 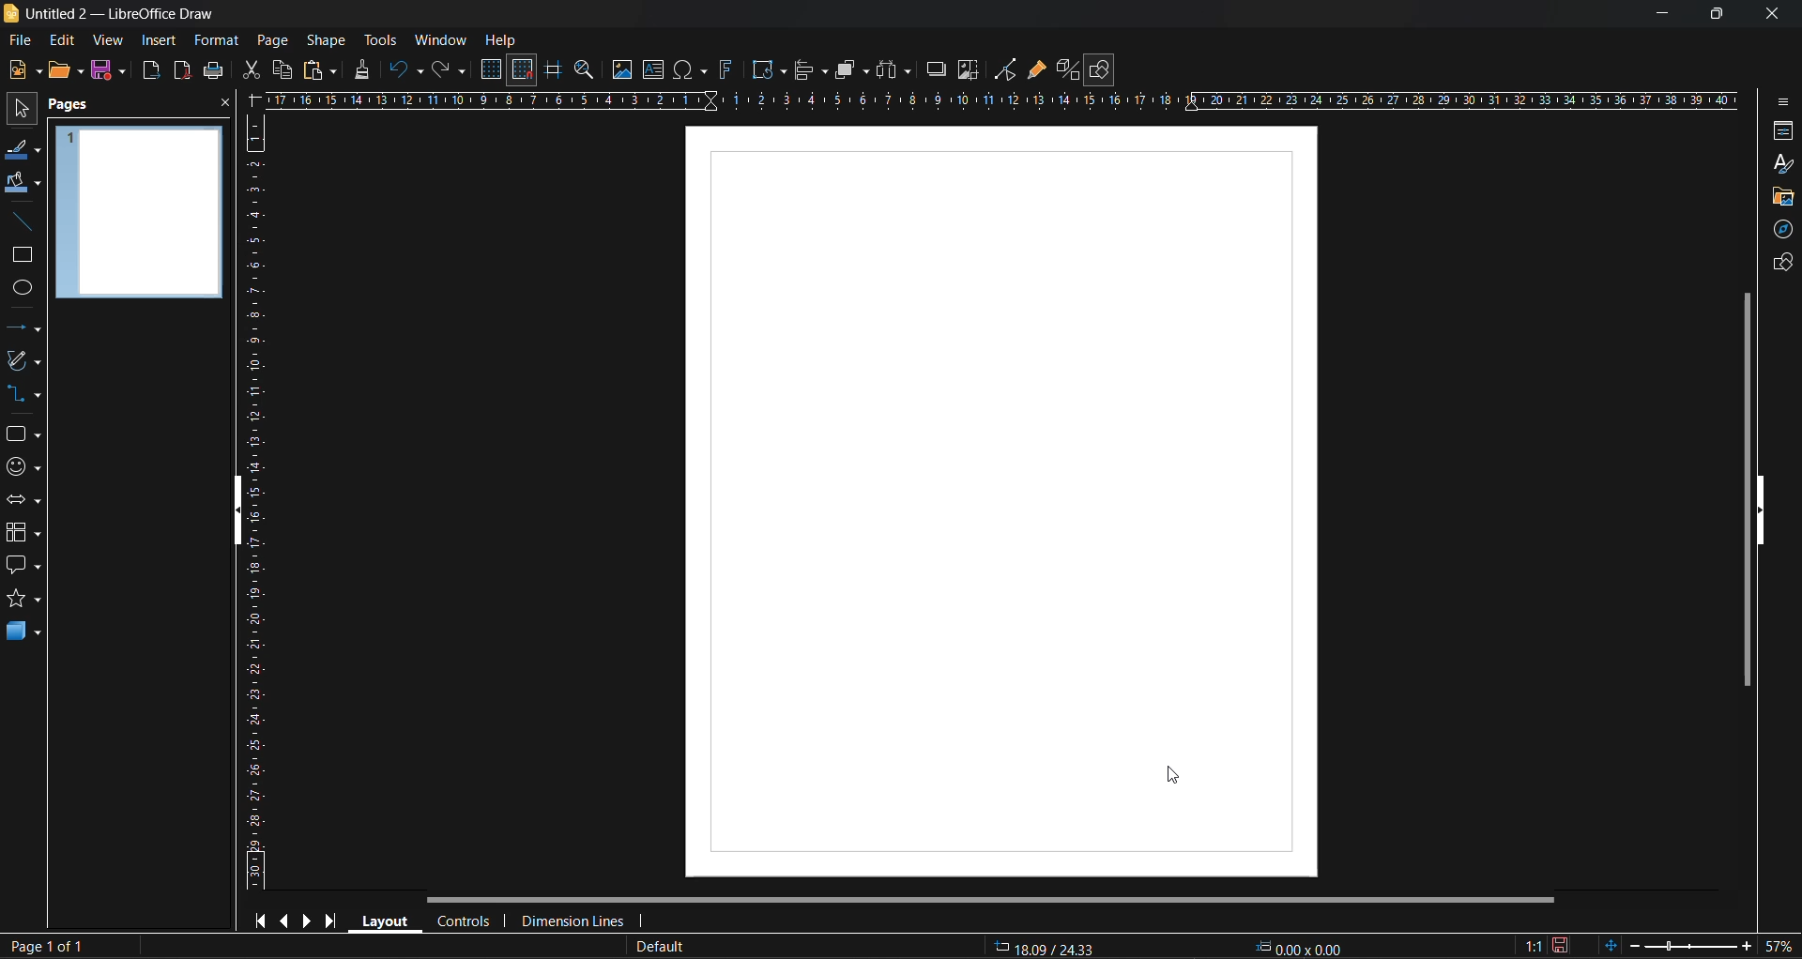 I want to click on line color, so click(x=23, y=153).